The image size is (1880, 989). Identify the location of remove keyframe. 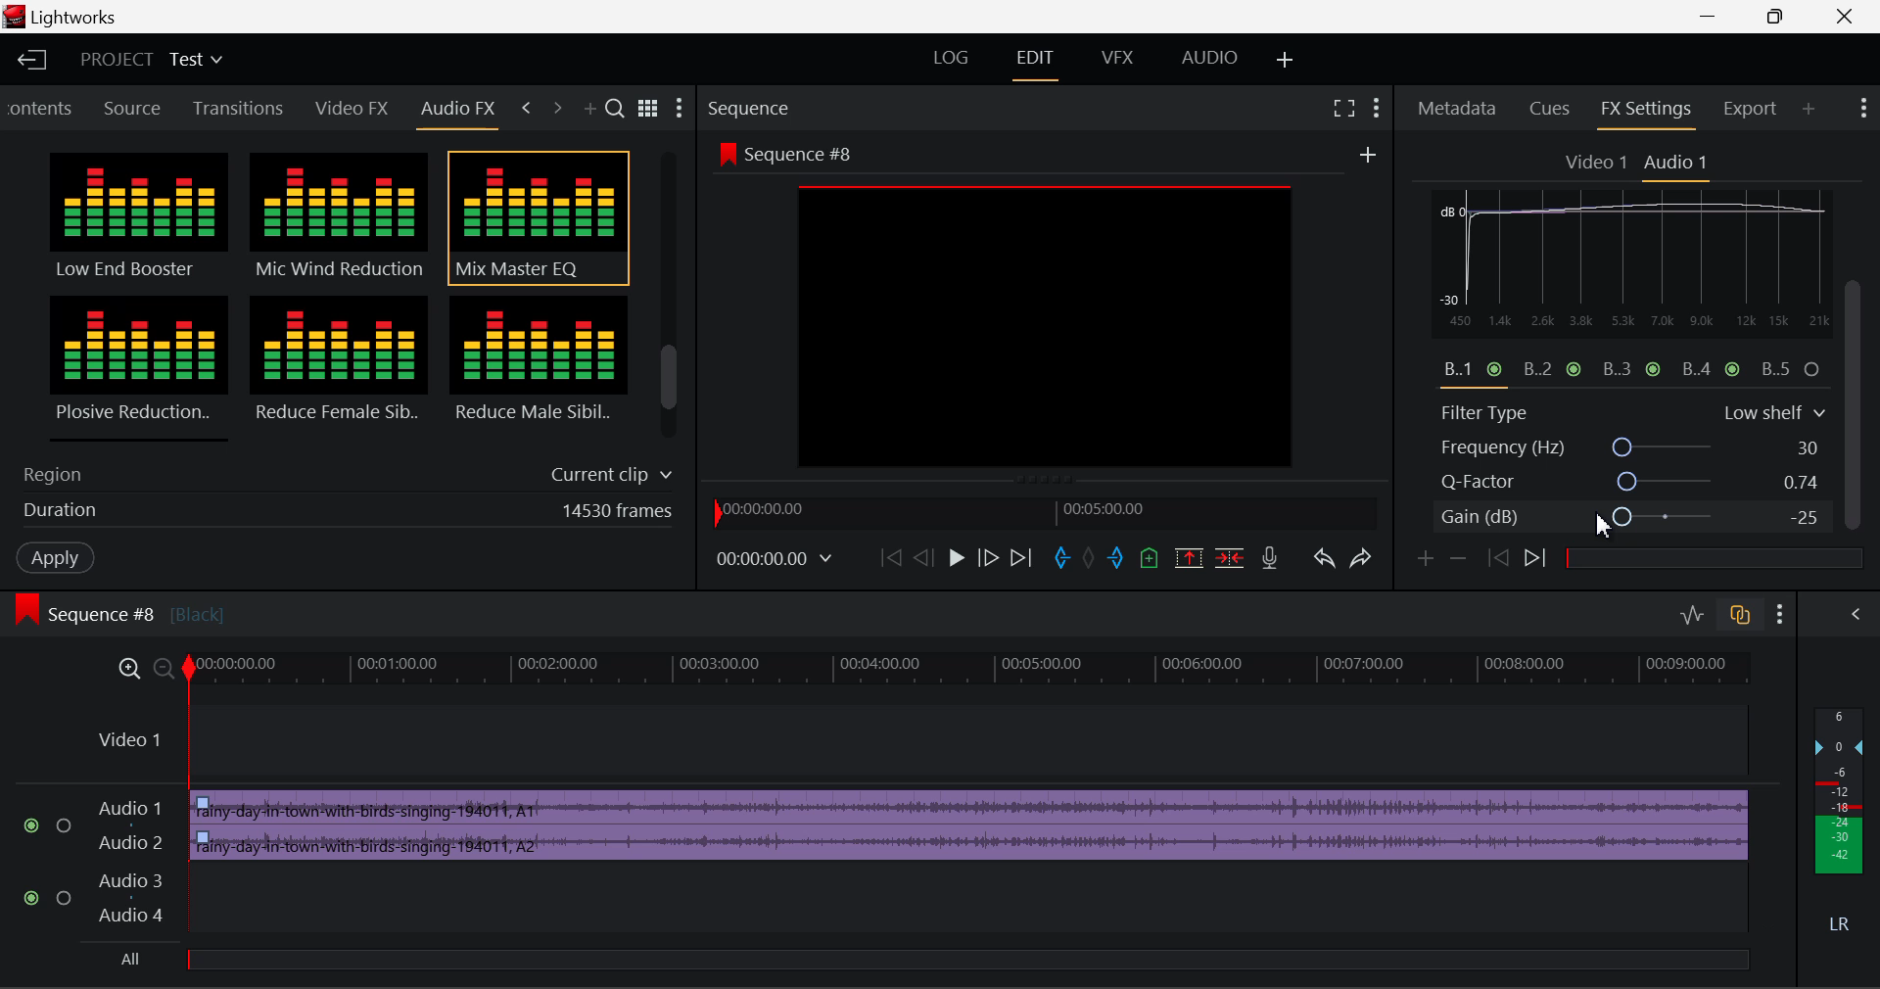
(1464, 559).